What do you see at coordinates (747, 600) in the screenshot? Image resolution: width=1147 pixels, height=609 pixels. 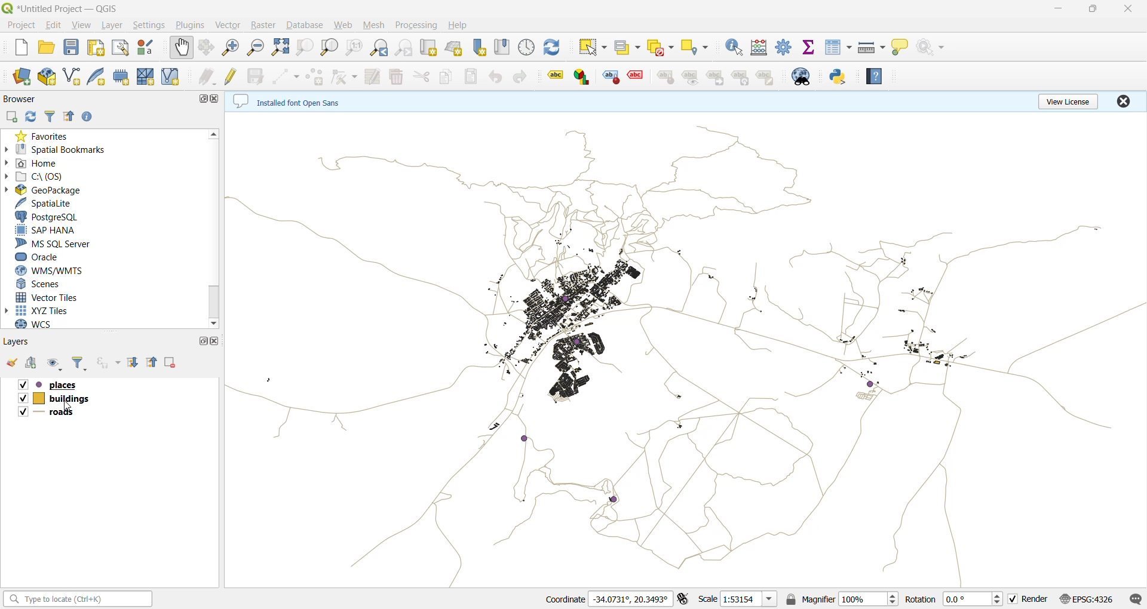 I see `scale` at bounding box center [747, 600].